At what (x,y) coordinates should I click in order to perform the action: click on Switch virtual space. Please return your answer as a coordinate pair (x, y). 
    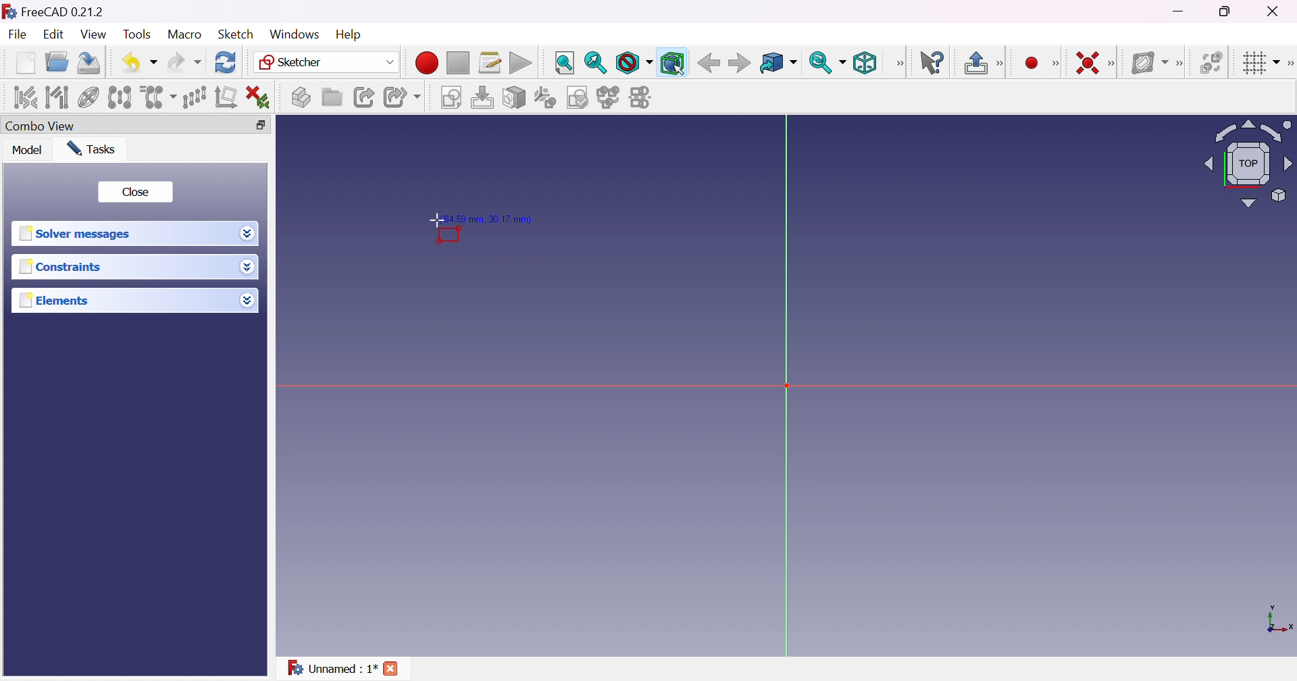
    Looking at the image, I should click on (1211, 64).